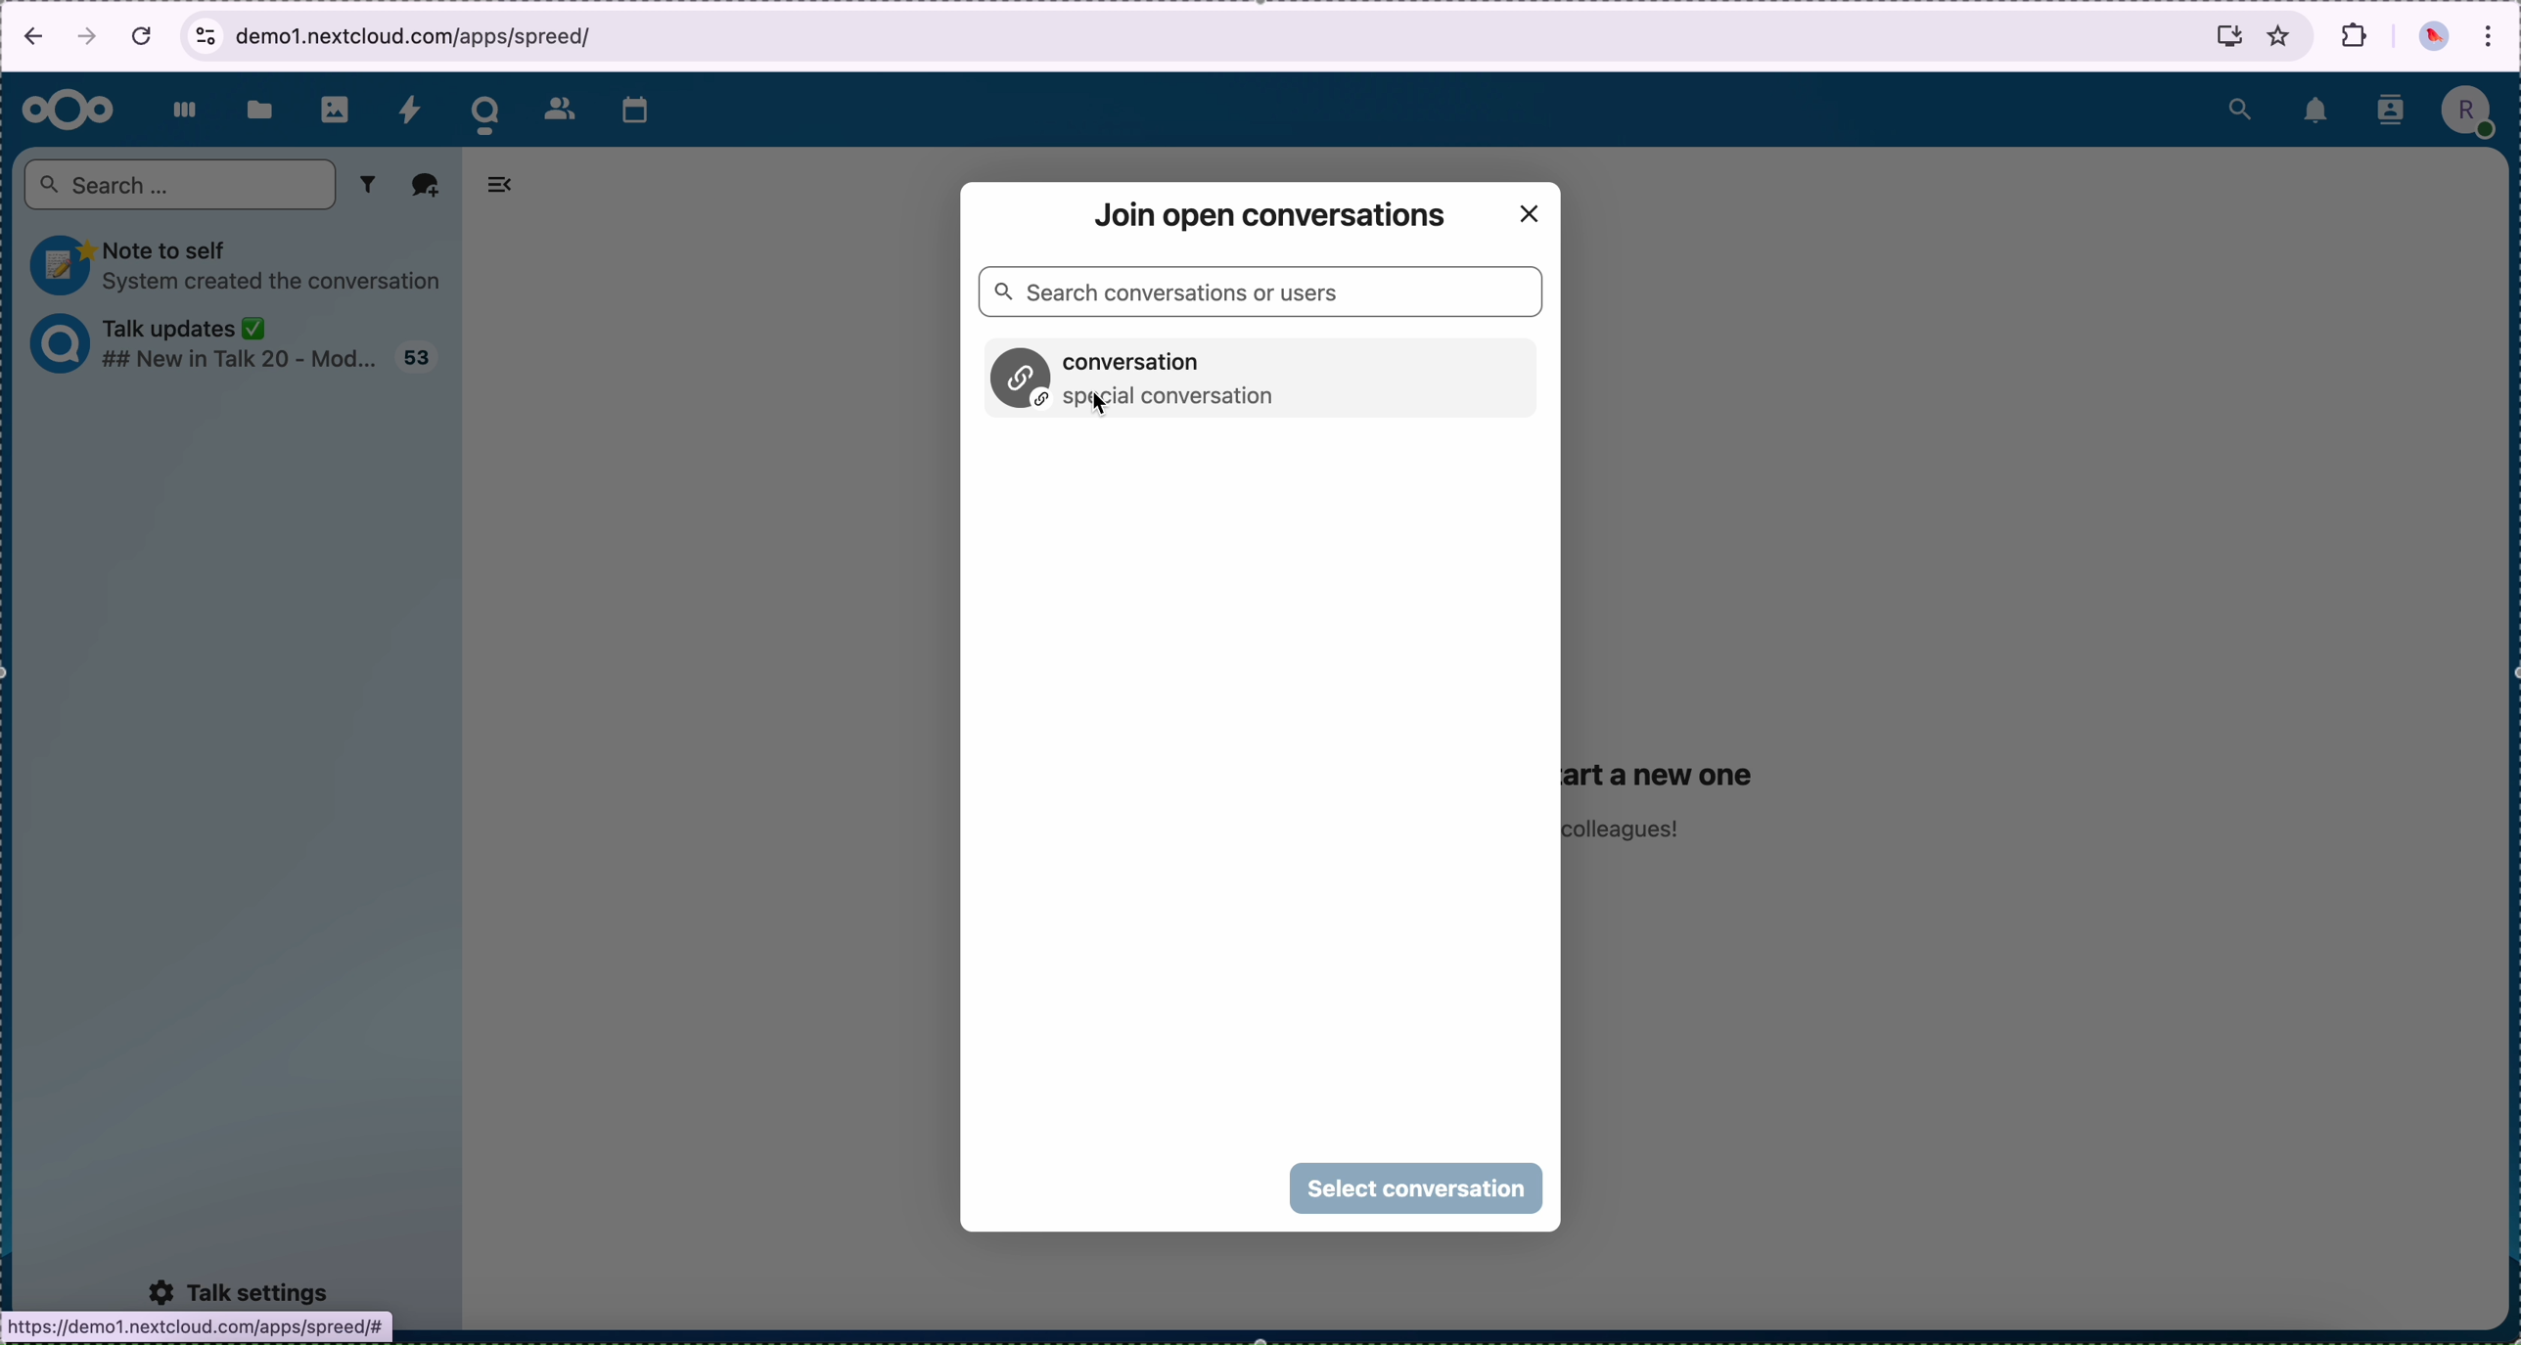 The width and height of the screenshot is (2521, 1345). What do you see at coordinates (181, 186) in the screenshot?
I see `search bar` at bounding box center [181, 186].